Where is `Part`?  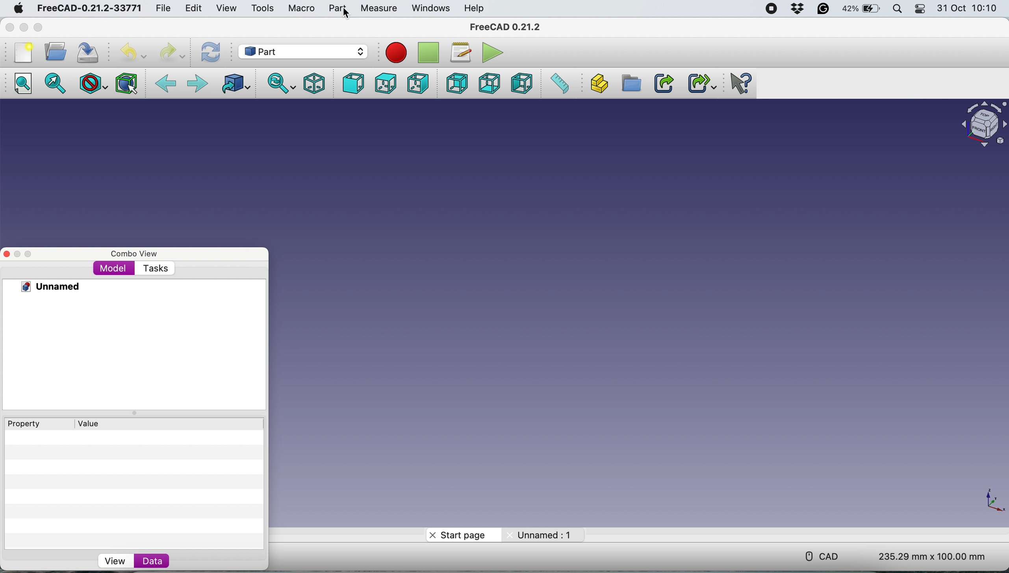 Part is located at coordinates (338, 8).